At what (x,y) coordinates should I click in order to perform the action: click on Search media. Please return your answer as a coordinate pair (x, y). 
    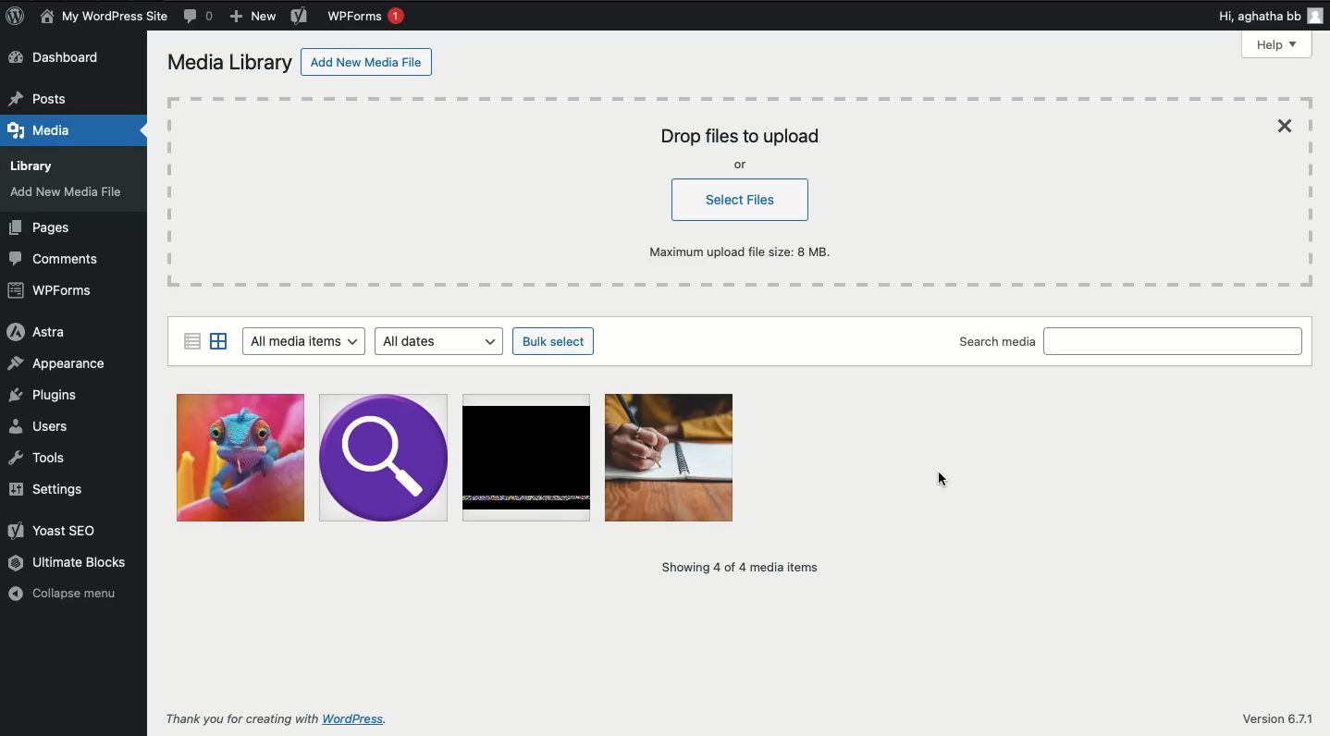
    Looking at the image, I should click on (997, 343).